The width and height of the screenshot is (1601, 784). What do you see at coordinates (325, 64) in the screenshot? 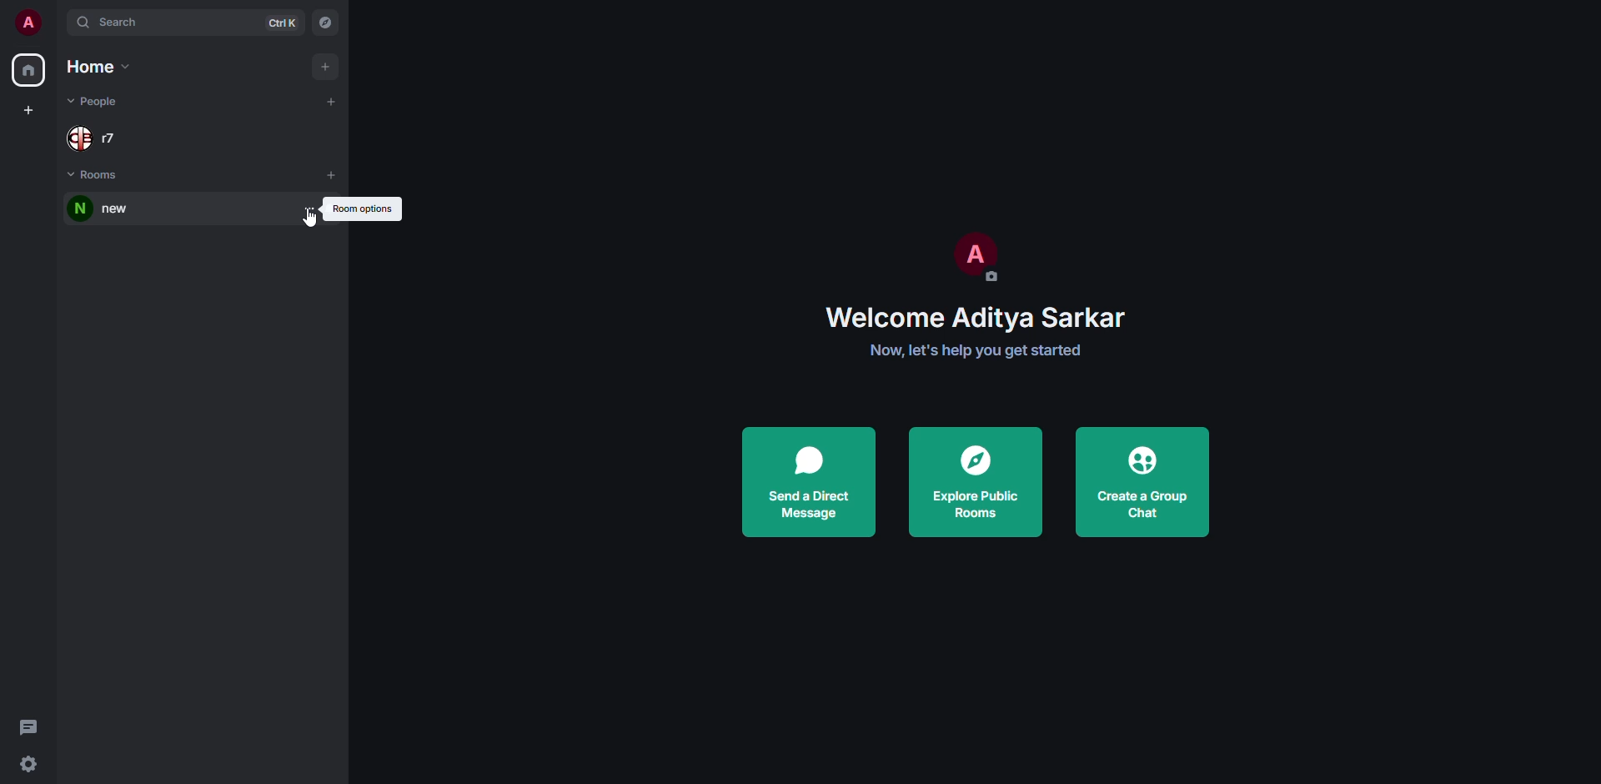
I see `add` at bounding box center [325, 64].